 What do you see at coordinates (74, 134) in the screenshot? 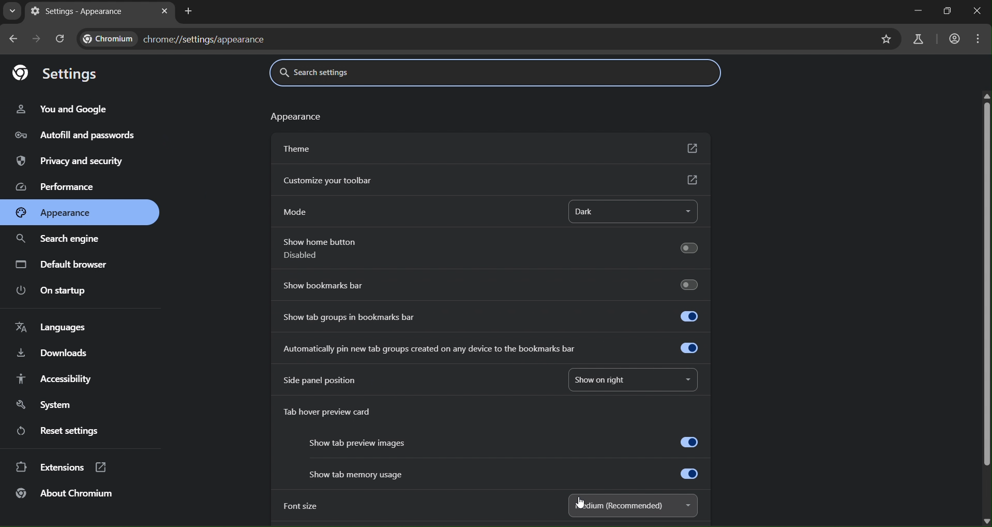
I see `autofill & passwords` at bounding box center [74, 134].